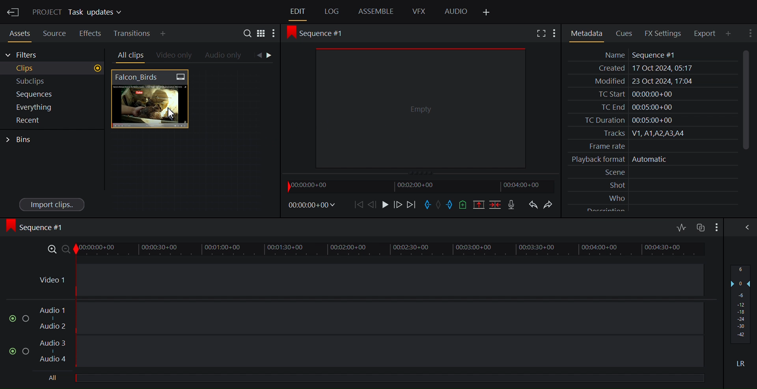 This screenshot has height=389, width=757. What do you see at coordinates (746, 99) in the screenshot?
I see `Vertical Scroll bar` at bounding box center [746, 99].